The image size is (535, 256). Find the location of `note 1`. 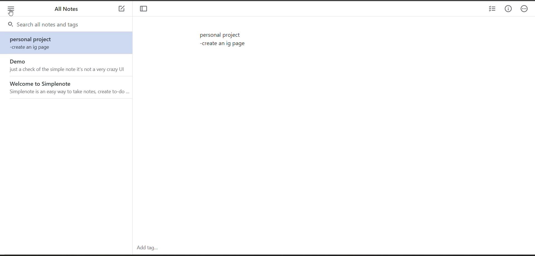

note 1 is located at coordinates (68, 43).